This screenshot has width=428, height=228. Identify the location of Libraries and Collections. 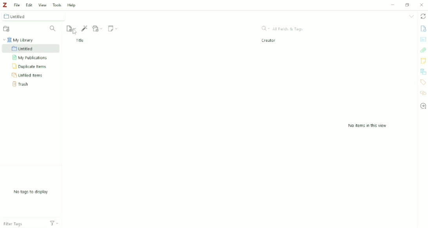
(423, 71).